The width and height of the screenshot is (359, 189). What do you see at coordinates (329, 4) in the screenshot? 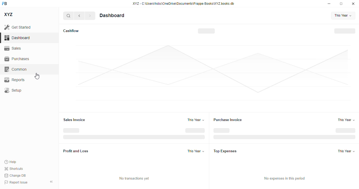
I see `minimize` at bounding box center [329, 4].